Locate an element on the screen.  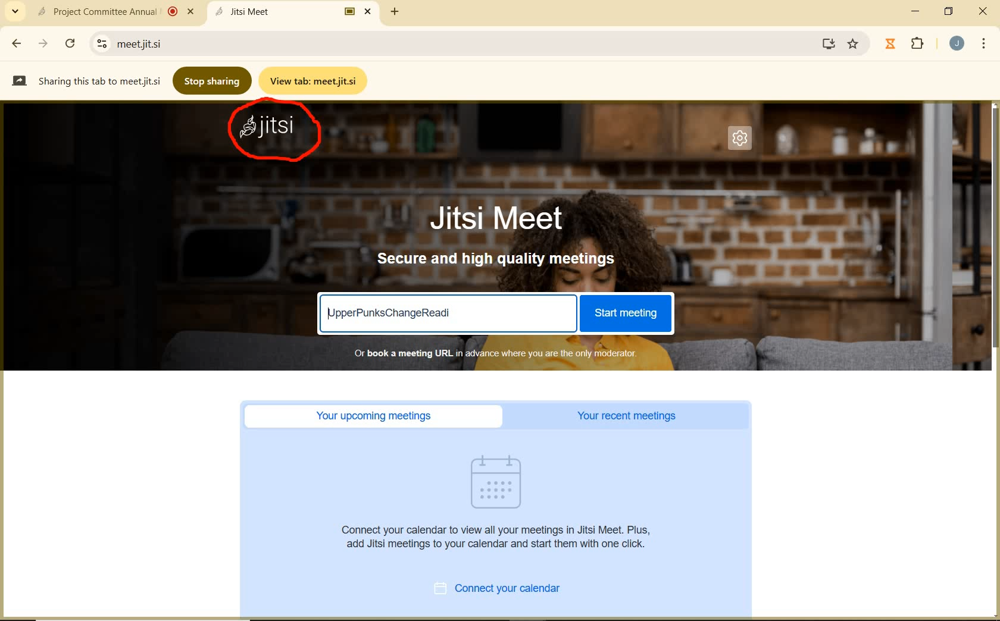
Start meeting is located at coordinates (624, 313).